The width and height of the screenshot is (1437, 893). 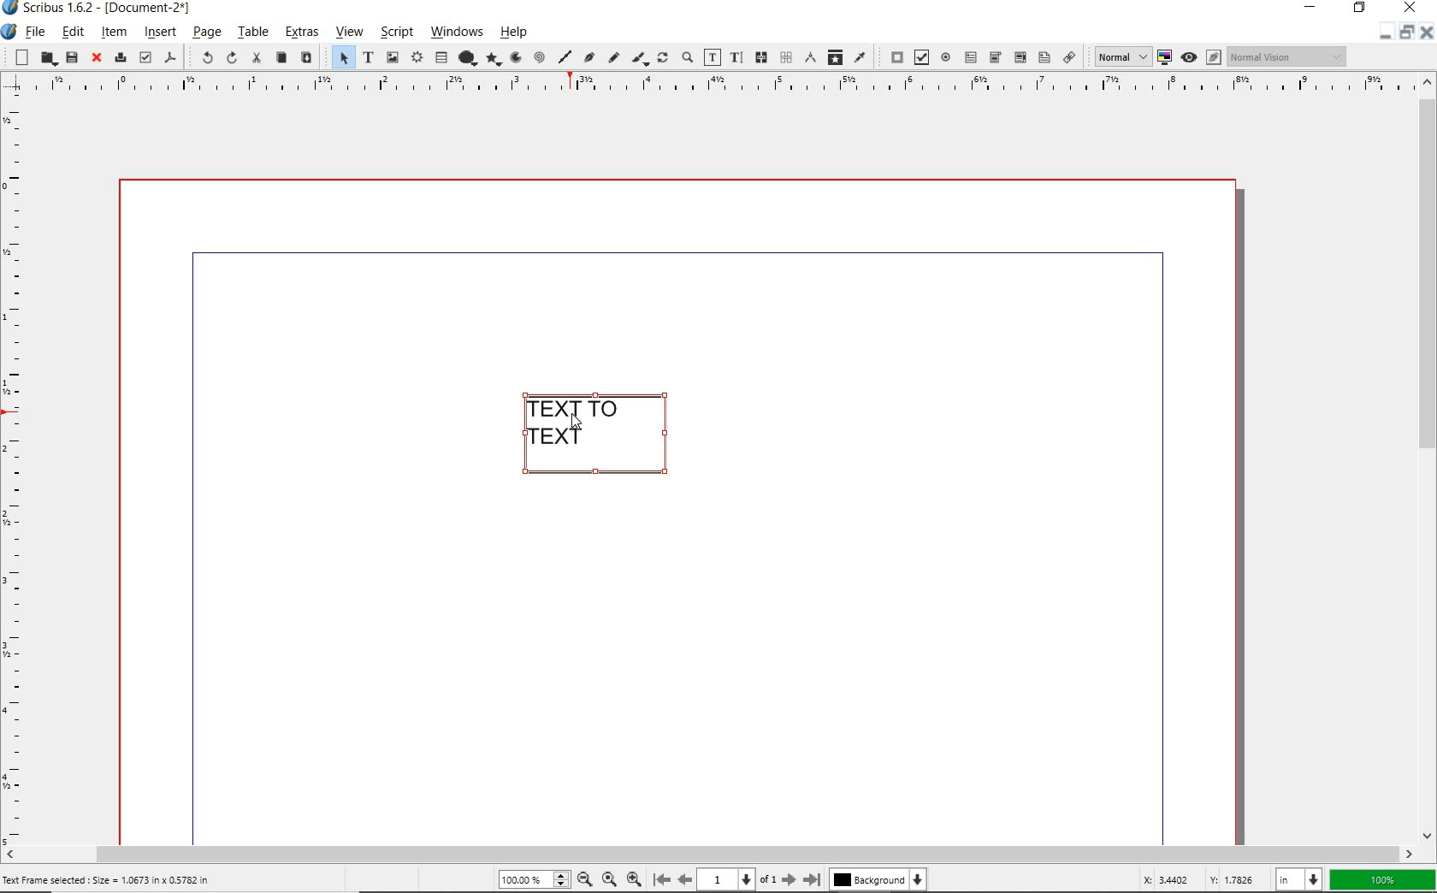 I want to click on calligraphic line, so click(x=641, y=57).